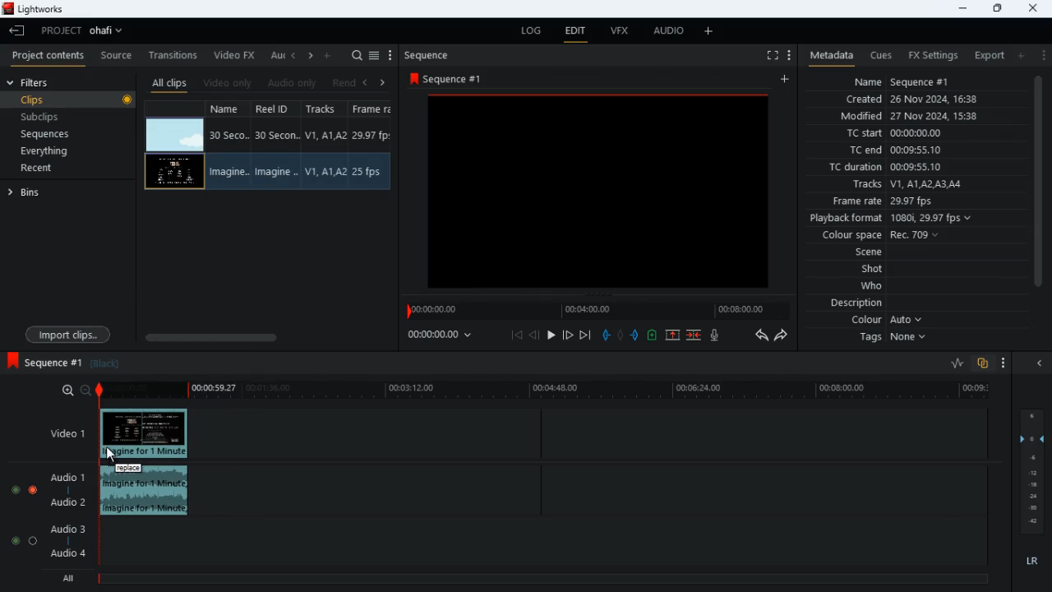 The image size is (1052, 592). Describe the element at coordinates (867, 269) in the screenshot. I see `shot` at that location.